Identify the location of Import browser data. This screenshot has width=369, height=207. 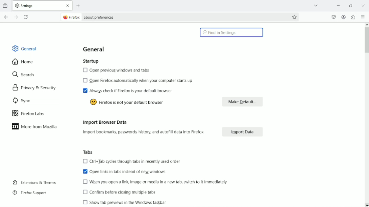
(105, 122).